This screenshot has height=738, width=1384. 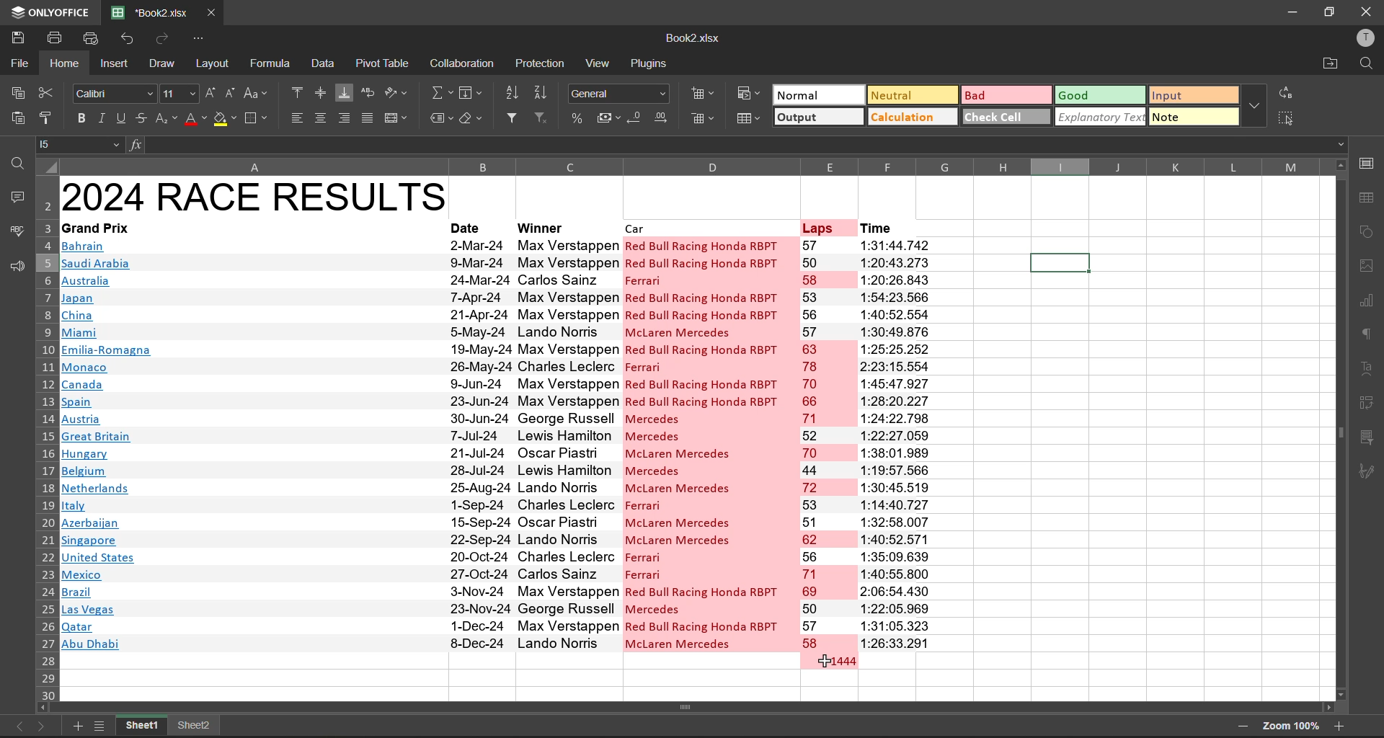 I want to click on align top, so click(x=297, y=92).